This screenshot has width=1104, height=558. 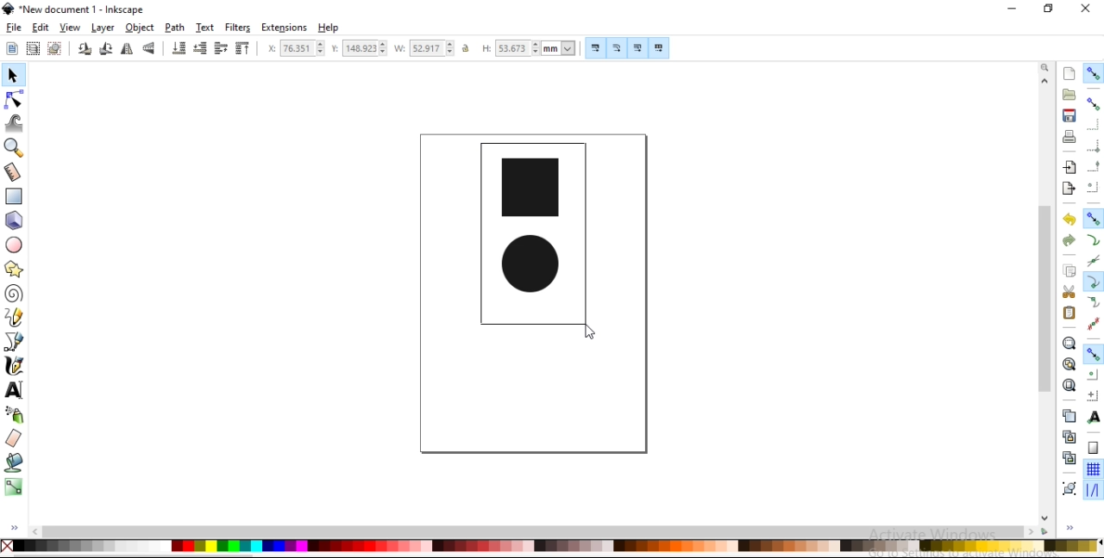 What do you see at coordinates (12, 293) in the screenshot?
I see `create spiral ` at bounding box center [12, 293].